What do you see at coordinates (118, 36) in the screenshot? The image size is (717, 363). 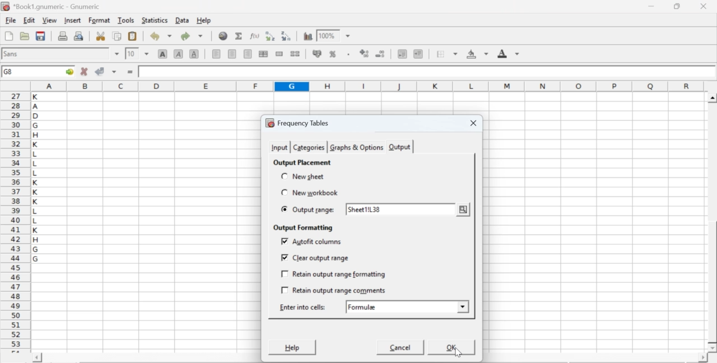 I see `copy` at bounding box center [118, 36].